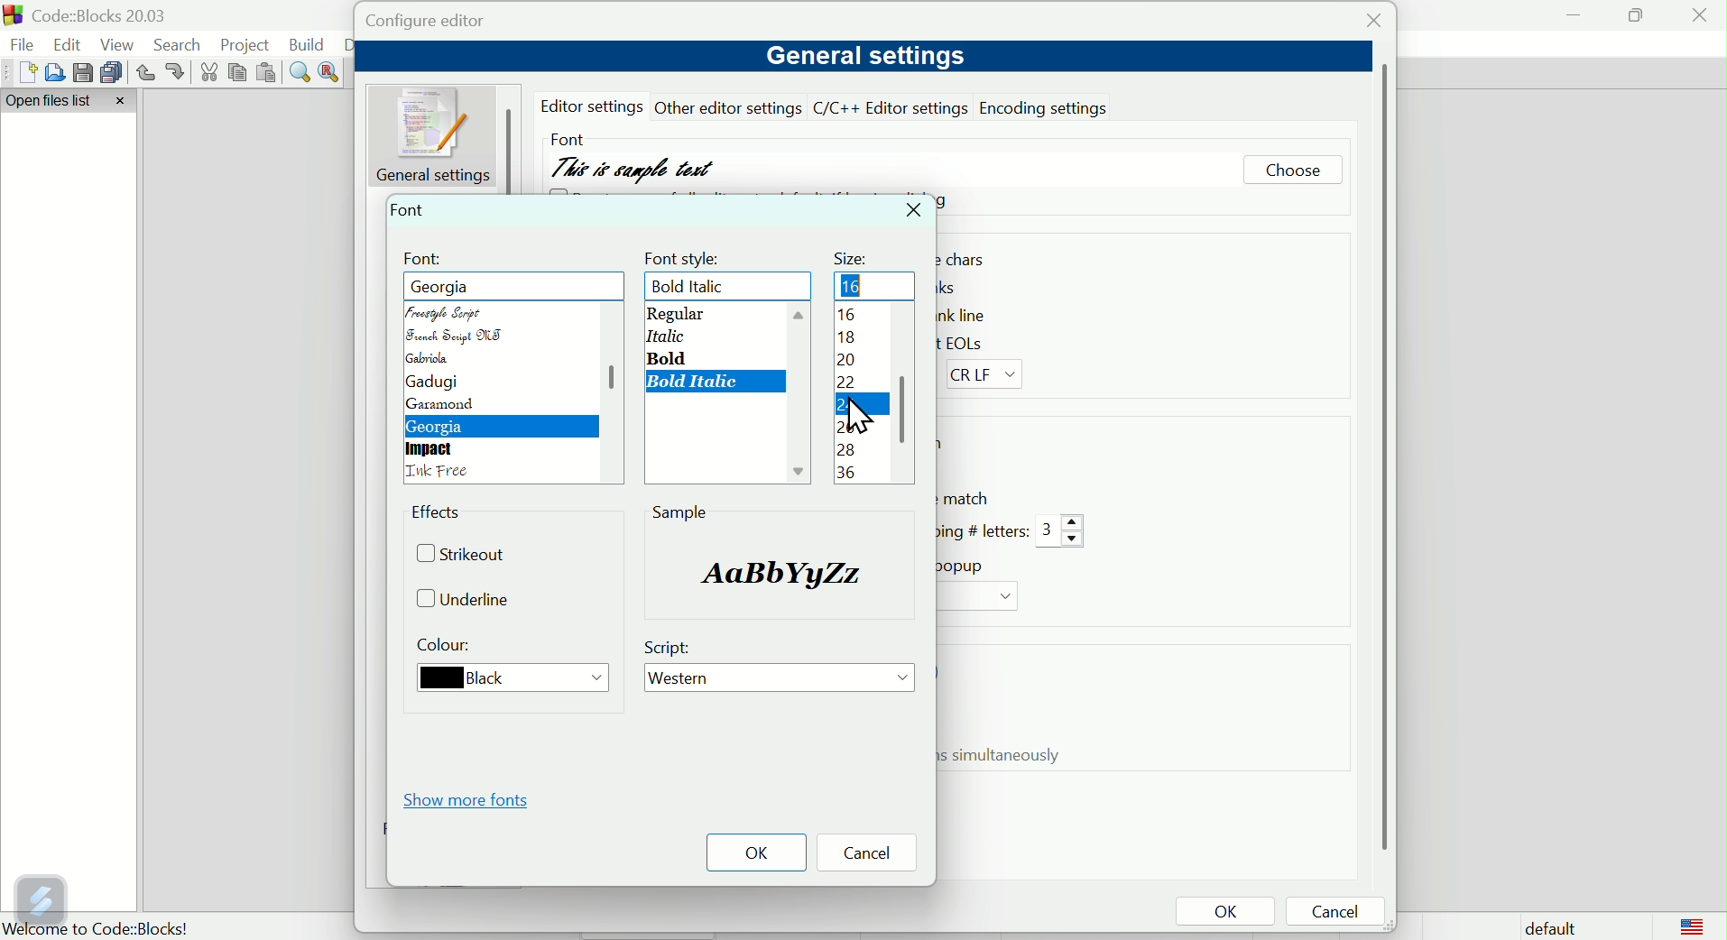  I want to click on Font, so click(411, 208).